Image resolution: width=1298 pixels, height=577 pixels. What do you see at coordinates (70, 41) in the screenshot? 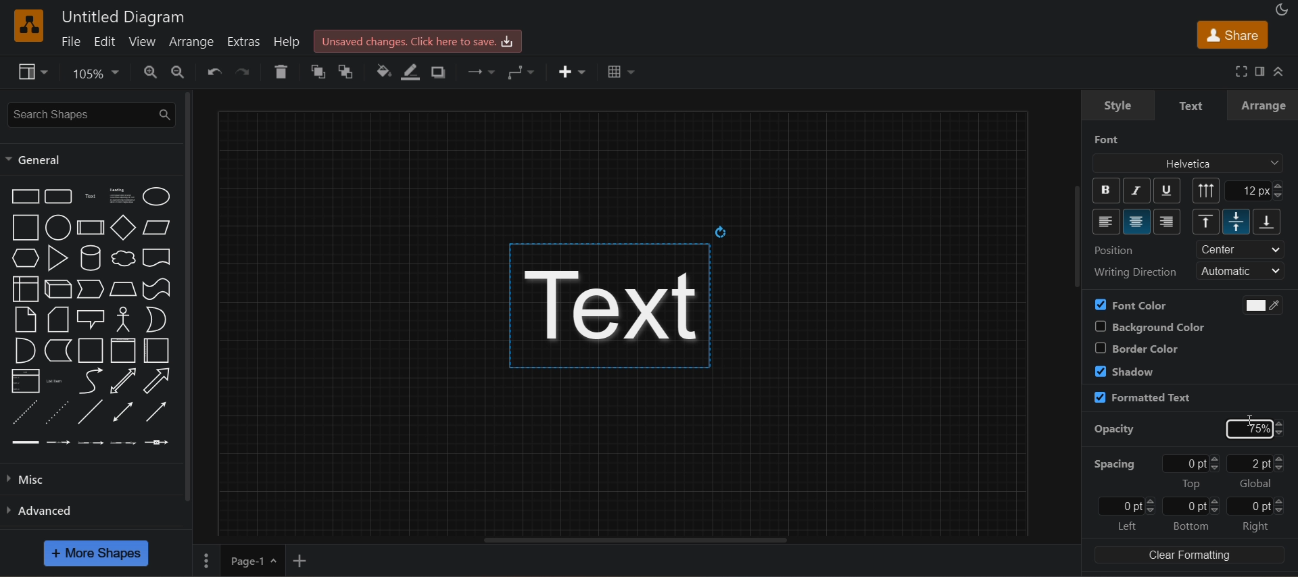
I see `file` at bounding box center [70, 41].